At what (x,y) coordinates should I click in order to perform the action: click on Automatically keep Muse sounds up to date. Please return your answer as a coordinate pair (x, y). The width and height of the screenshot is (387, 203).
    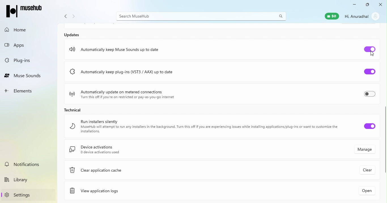
    Looking at the image, I should click on (115, 50).